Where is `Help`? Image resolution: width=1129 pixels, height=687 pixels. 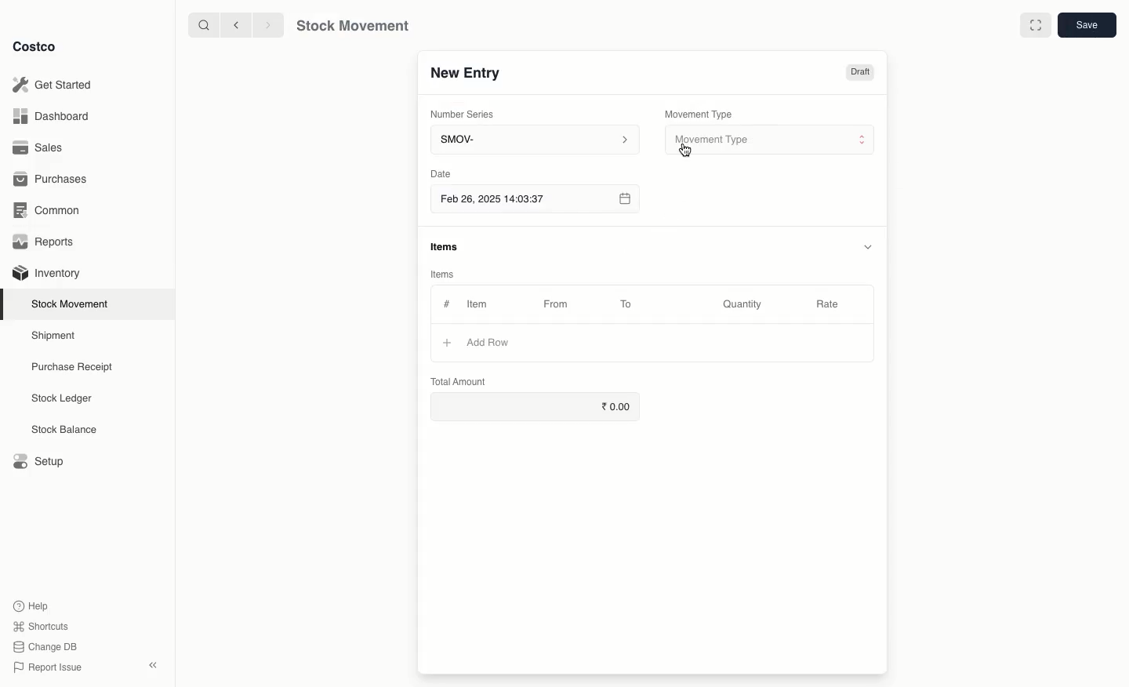 Help is located at coordinates (32, 604).